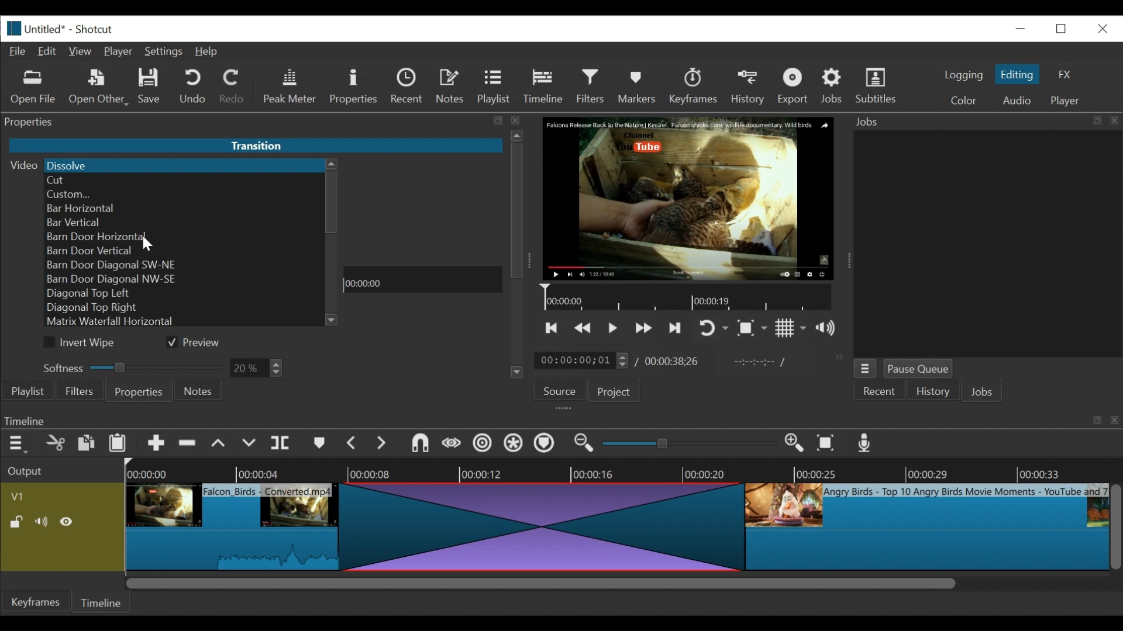 The image size is (1123, 631). What do you see at coordinates (166, 53) in the screenshot?
I see `Settings` at bounding box center [166, 53].